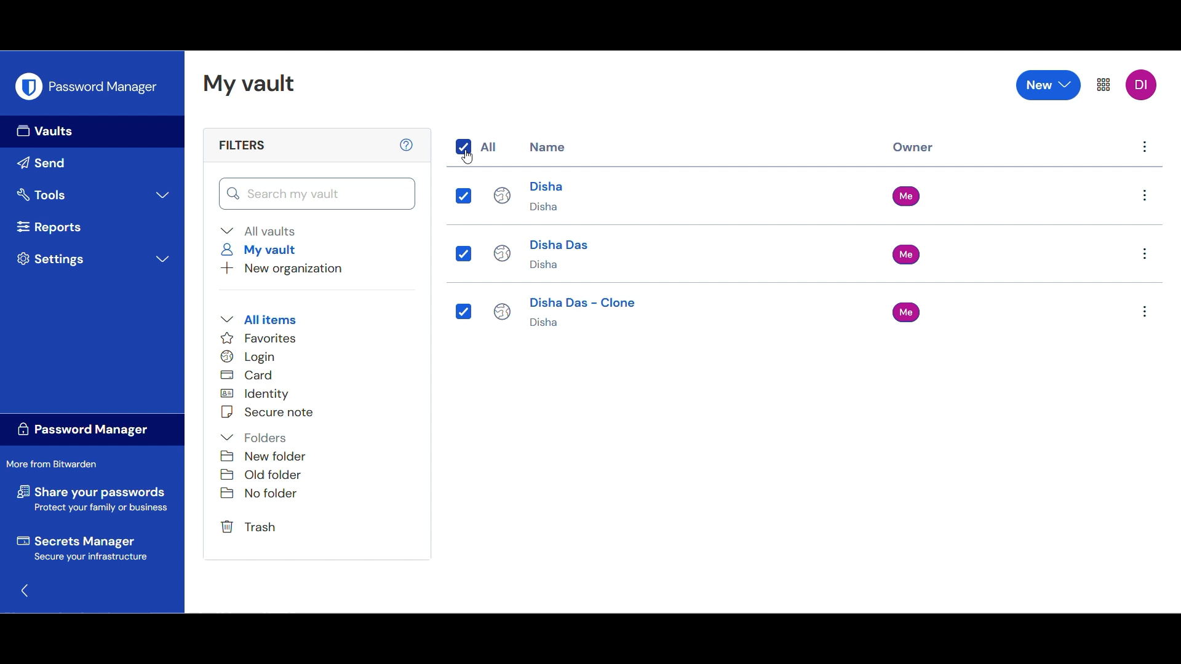  What do you see at coordinates (258, 319) in the screenshot?
I see `Collapse all items` at bounding box center [258, 319].